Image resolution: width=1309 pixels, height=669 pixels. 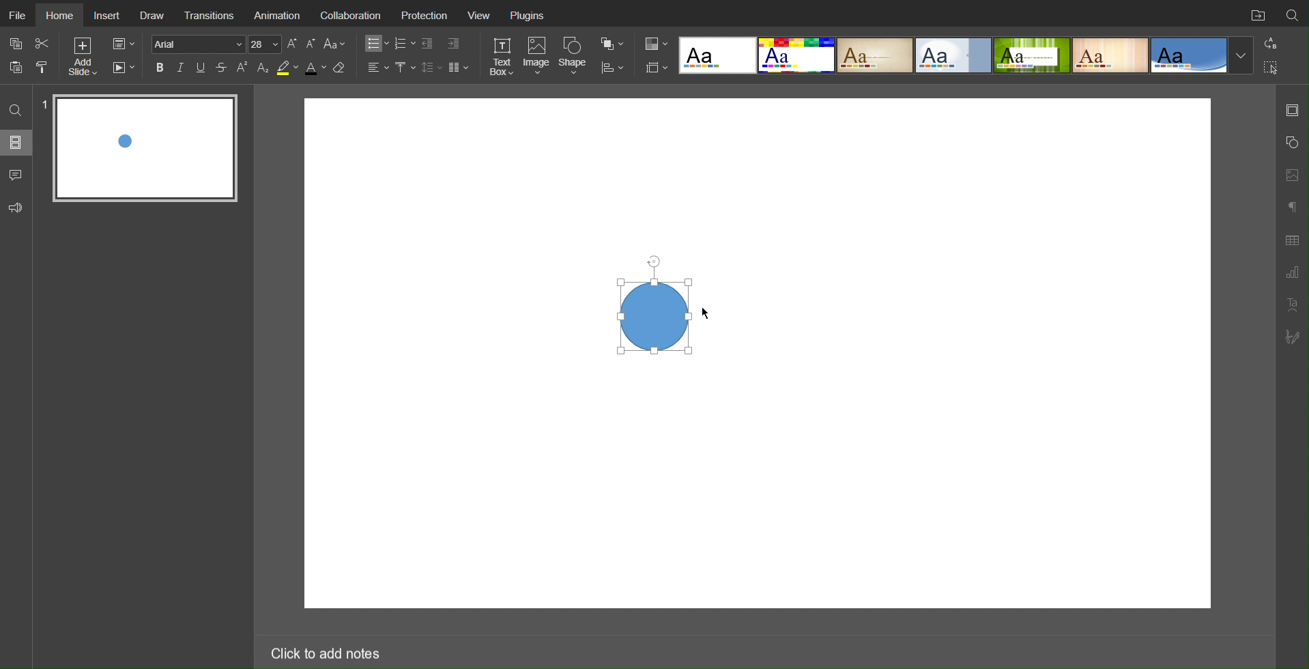 I want to click on Animation, so click(x=280, y=15).